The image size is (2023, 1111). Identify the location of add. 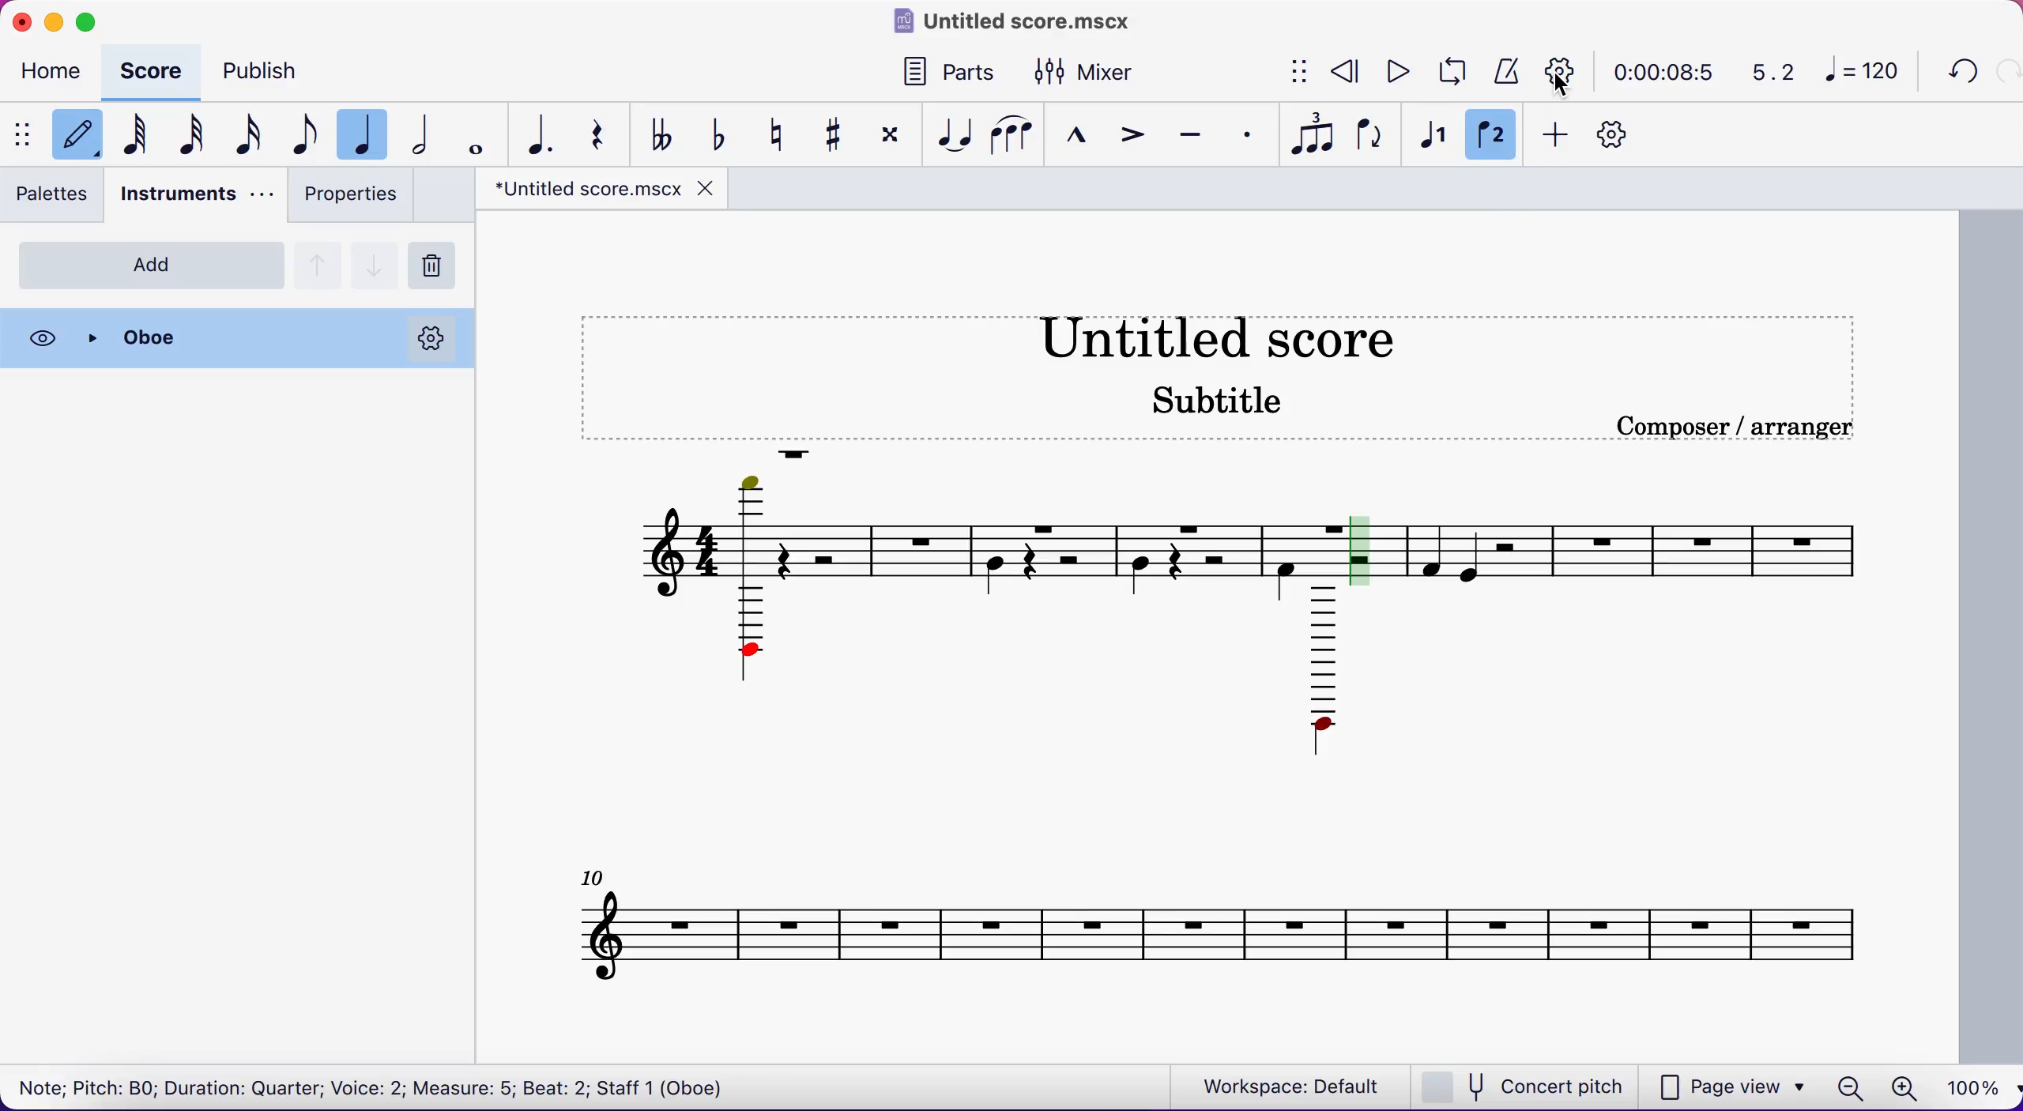
(152, 265).